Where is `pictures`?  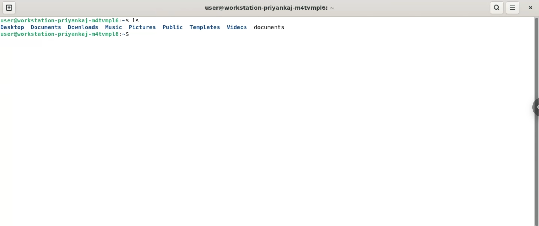 pictures is located at coordinates (143, 27).